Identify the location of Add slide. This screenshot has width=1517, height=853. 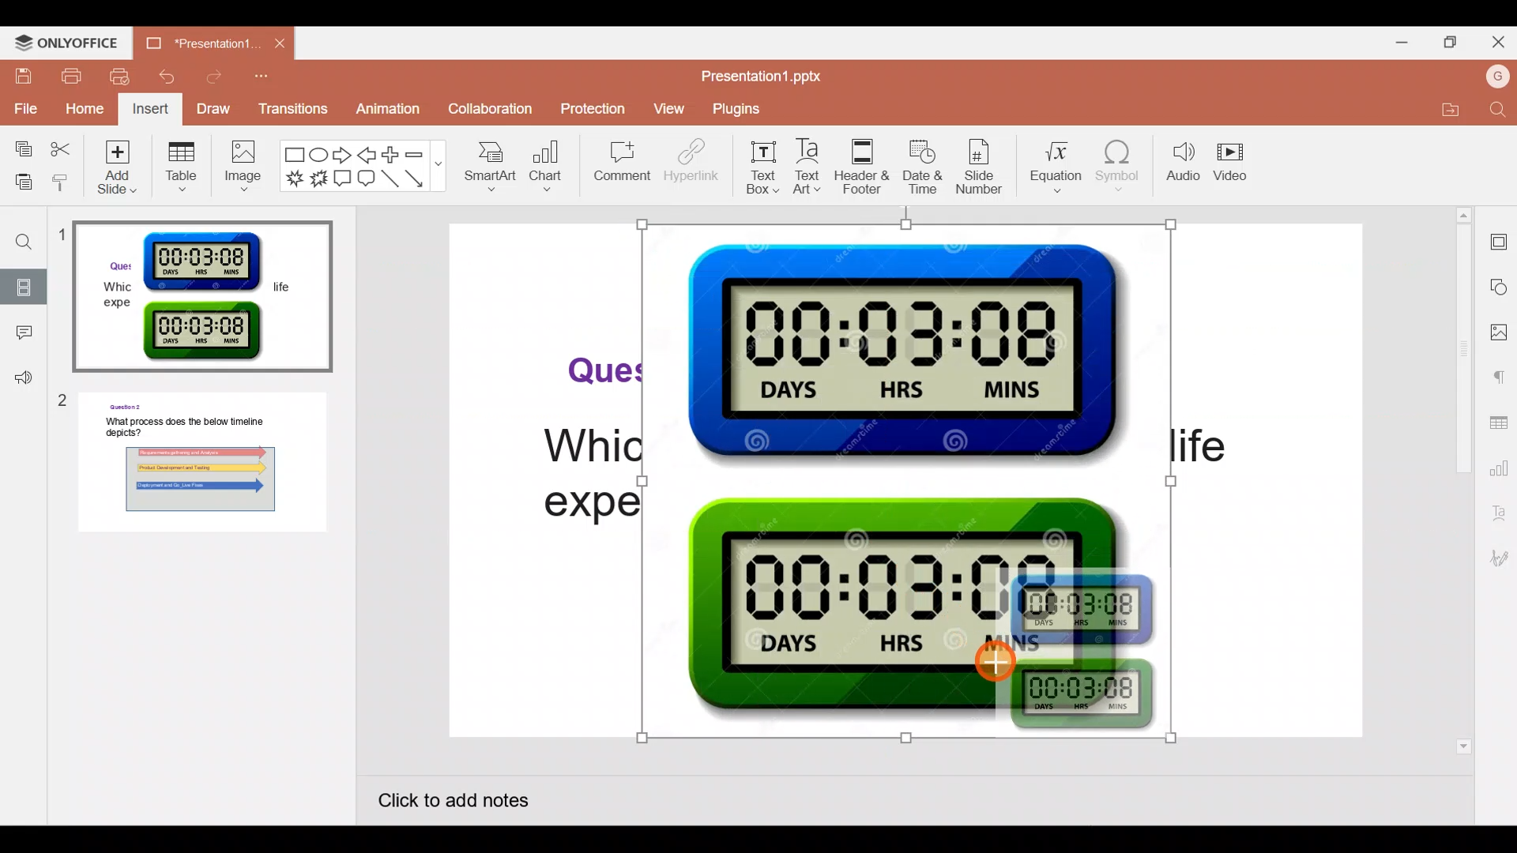
(119, 171).